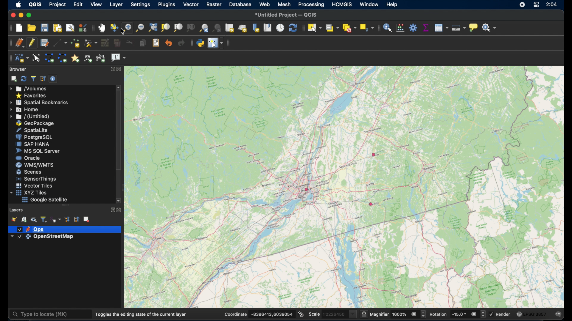  I want to click on point feature, so click(371, 204).